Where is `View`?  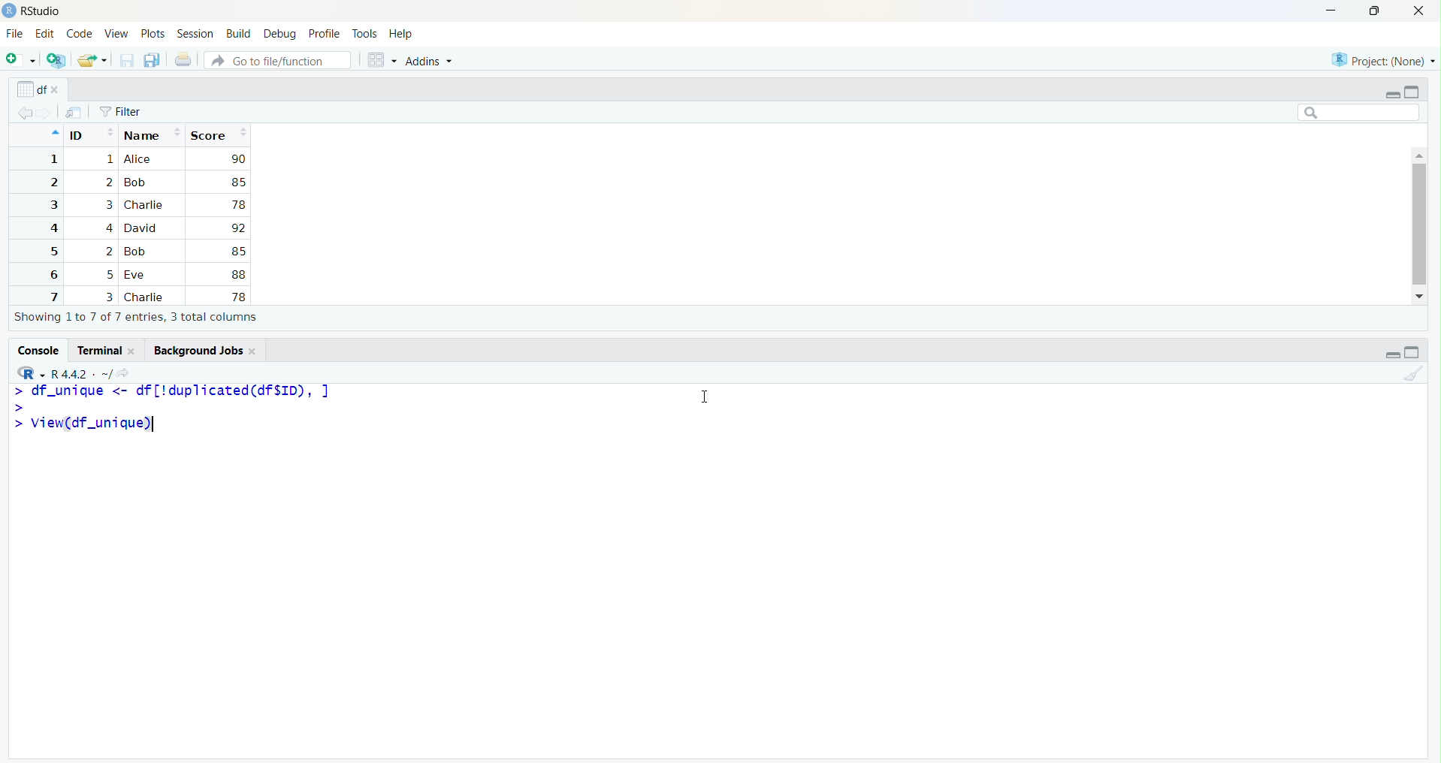
View is located at coordinates (116, 35).